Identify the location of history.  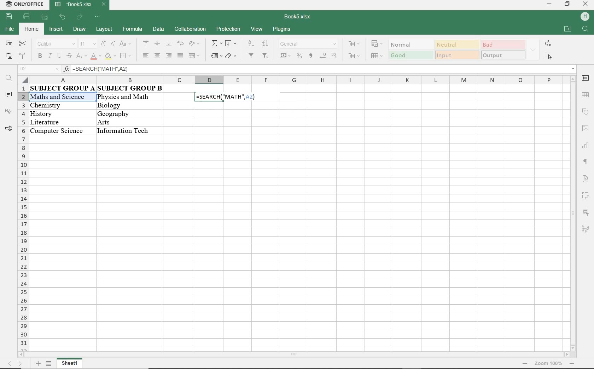
(58, 113).